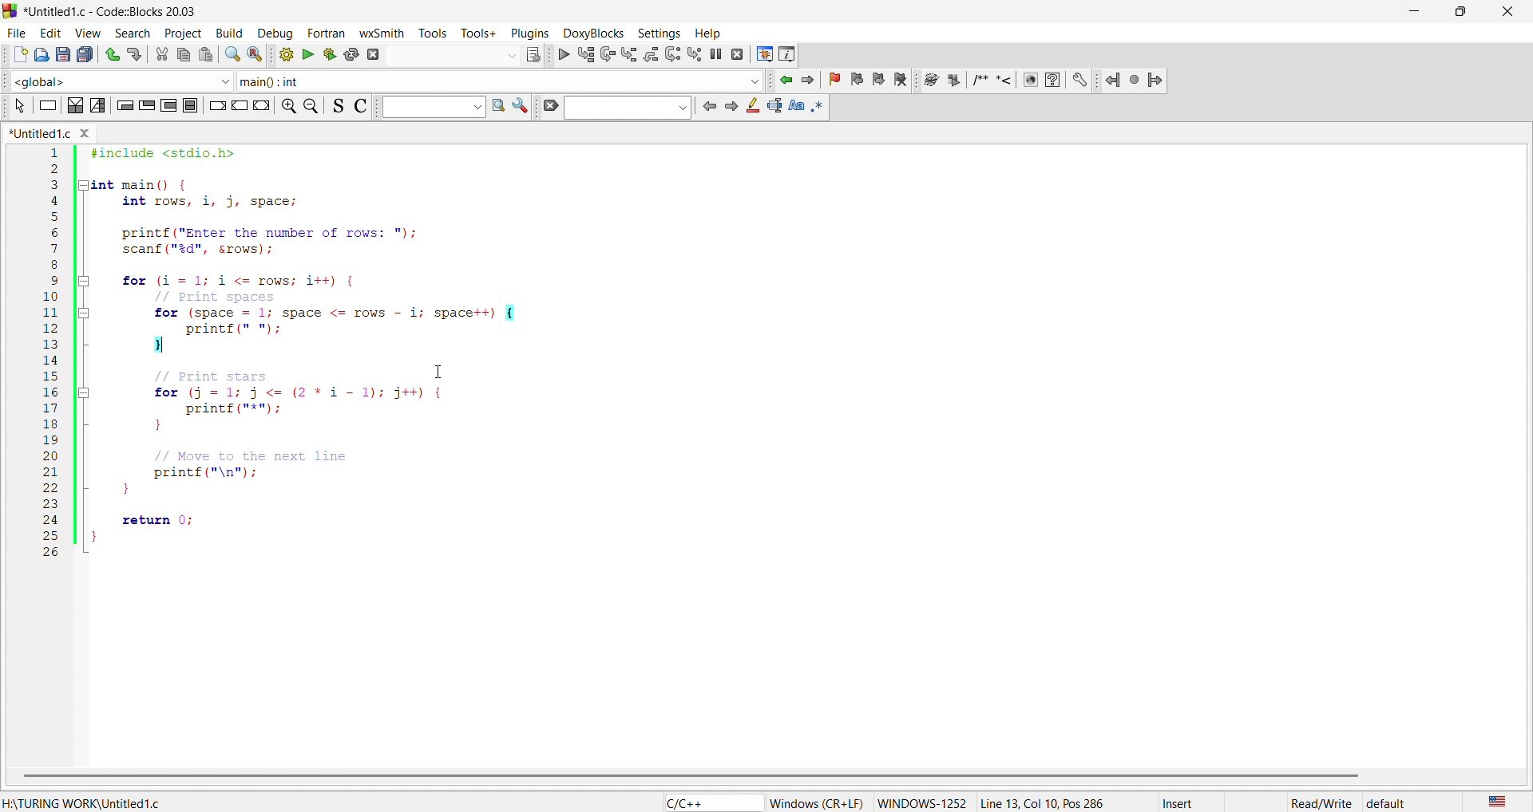 The height and width of the screenshot is (812, 1533). I want to click on search, so click(131, 30).